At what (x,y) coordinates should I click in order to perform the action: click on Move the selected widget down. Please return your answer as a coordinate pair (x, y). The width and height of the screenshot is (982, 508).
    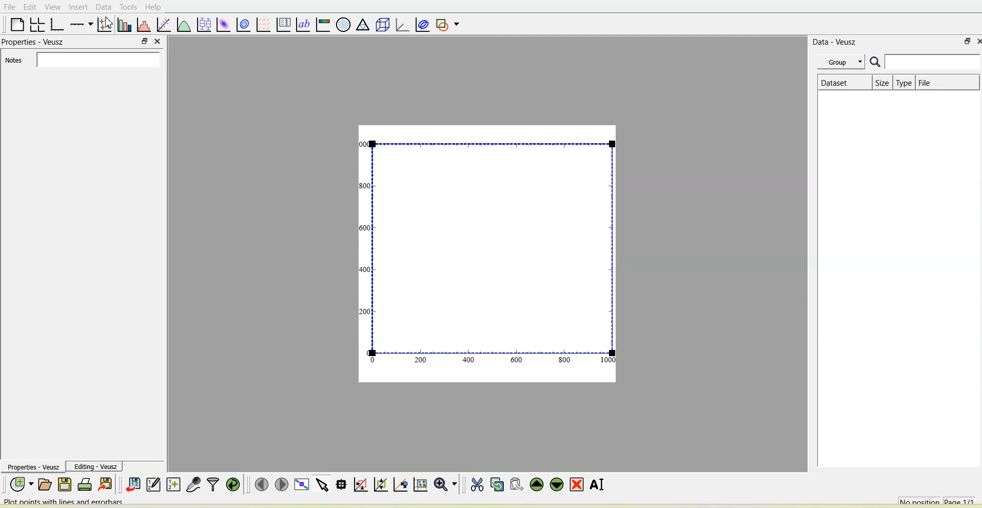
    Looking at the image, I should click on (556, 485).